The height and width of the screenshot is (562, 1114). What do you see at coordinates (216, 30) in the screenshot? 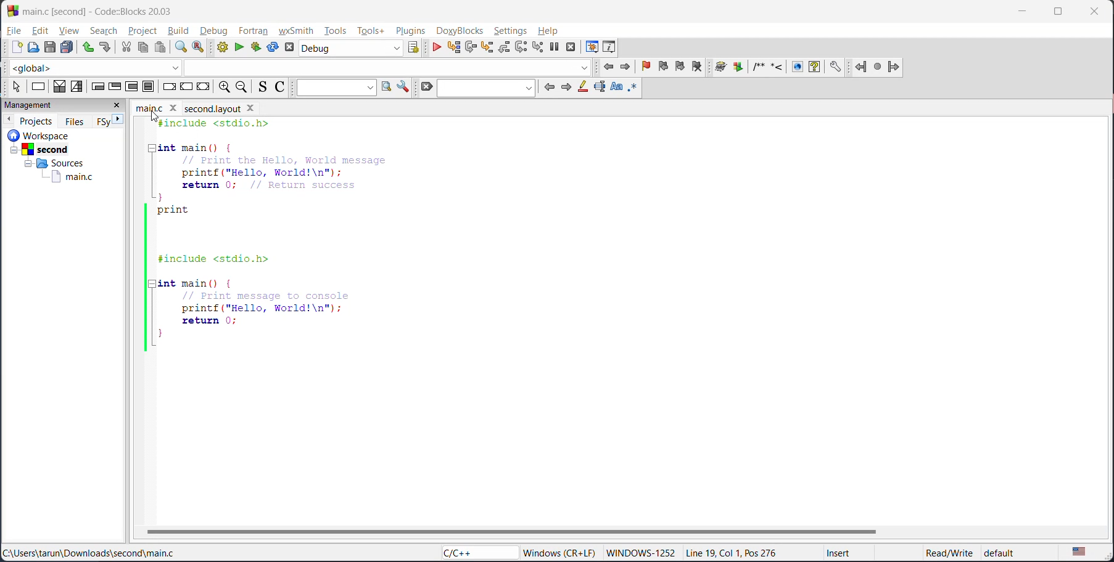
I see `debug` at bounding box center [216, 30].